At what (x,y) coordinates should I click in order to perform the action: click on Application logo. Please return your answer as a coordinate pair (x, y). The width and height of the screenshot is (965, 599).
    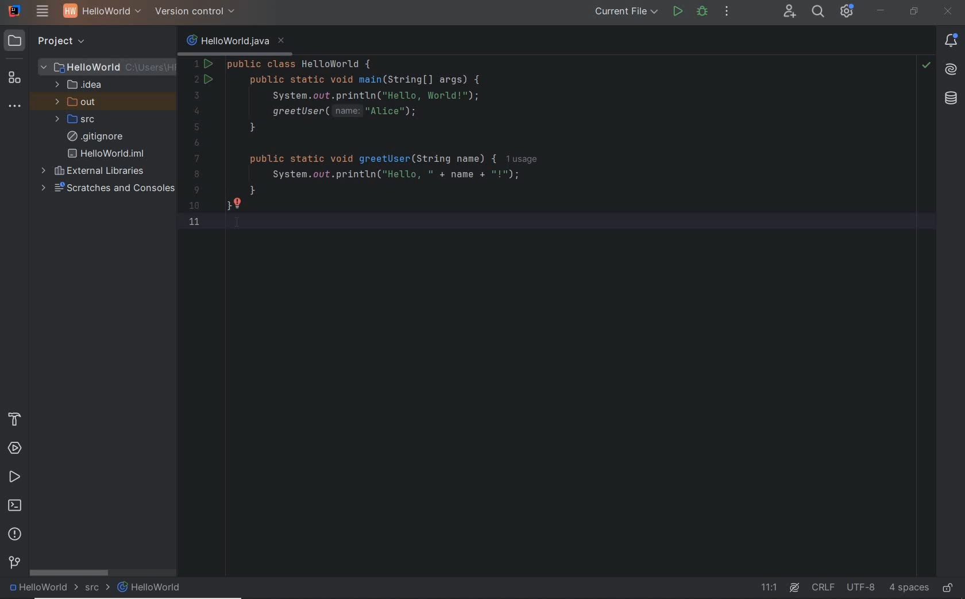
    Looking at the image, I should click on (15, 11).